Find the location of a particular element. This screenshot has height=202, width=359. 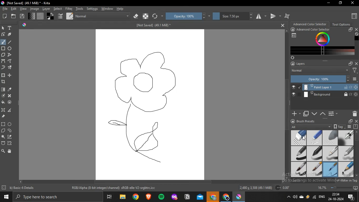

Minimize is located at coordinates (329, 3).